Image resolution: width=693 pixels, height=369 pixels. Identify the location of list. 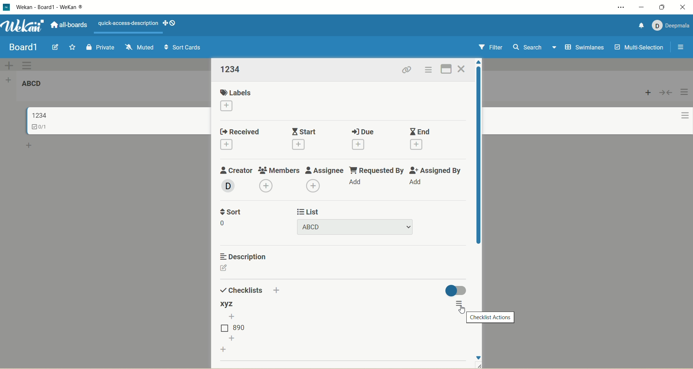
(236, 327).